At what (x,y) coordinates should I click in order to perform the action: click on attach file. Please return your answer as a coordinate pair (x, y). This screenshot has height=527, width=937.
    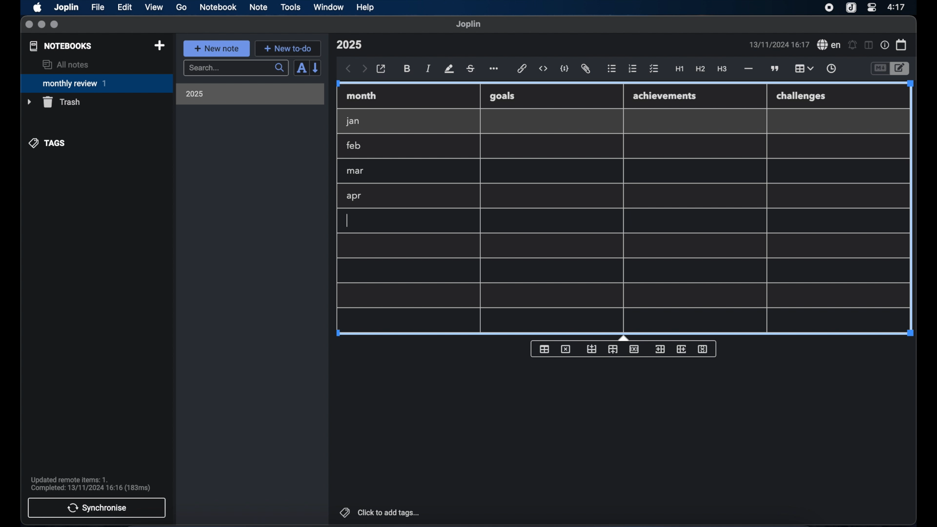
    Looking at the image, I should click on (586, 69).